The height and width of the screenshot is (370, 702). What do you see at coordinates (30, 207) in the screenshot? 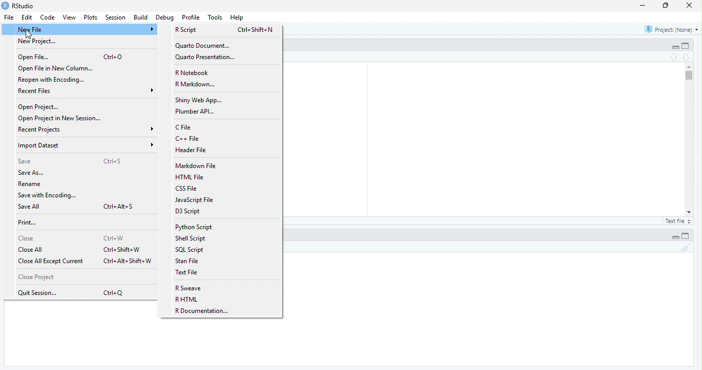
I see `Save All` at bounding box center [30, 207].